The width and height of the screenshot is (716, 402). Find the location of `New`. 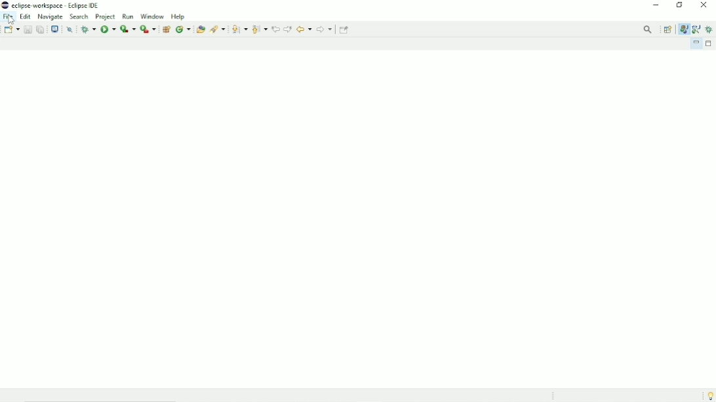

New is located at coordinates (11, 28).